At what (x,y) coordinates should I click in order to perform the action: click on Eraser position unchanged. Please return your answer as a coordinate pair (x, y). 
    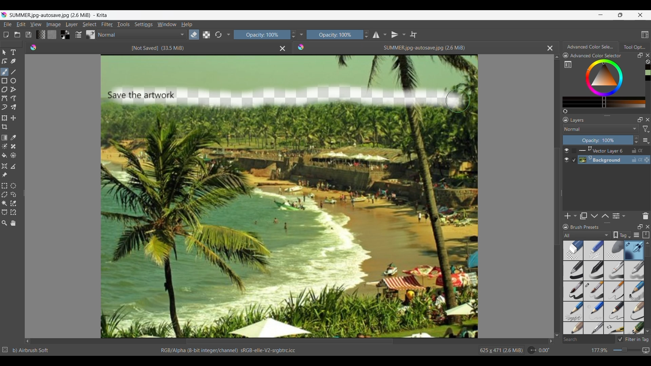
    Looking at the image, I should click on (457, 101).